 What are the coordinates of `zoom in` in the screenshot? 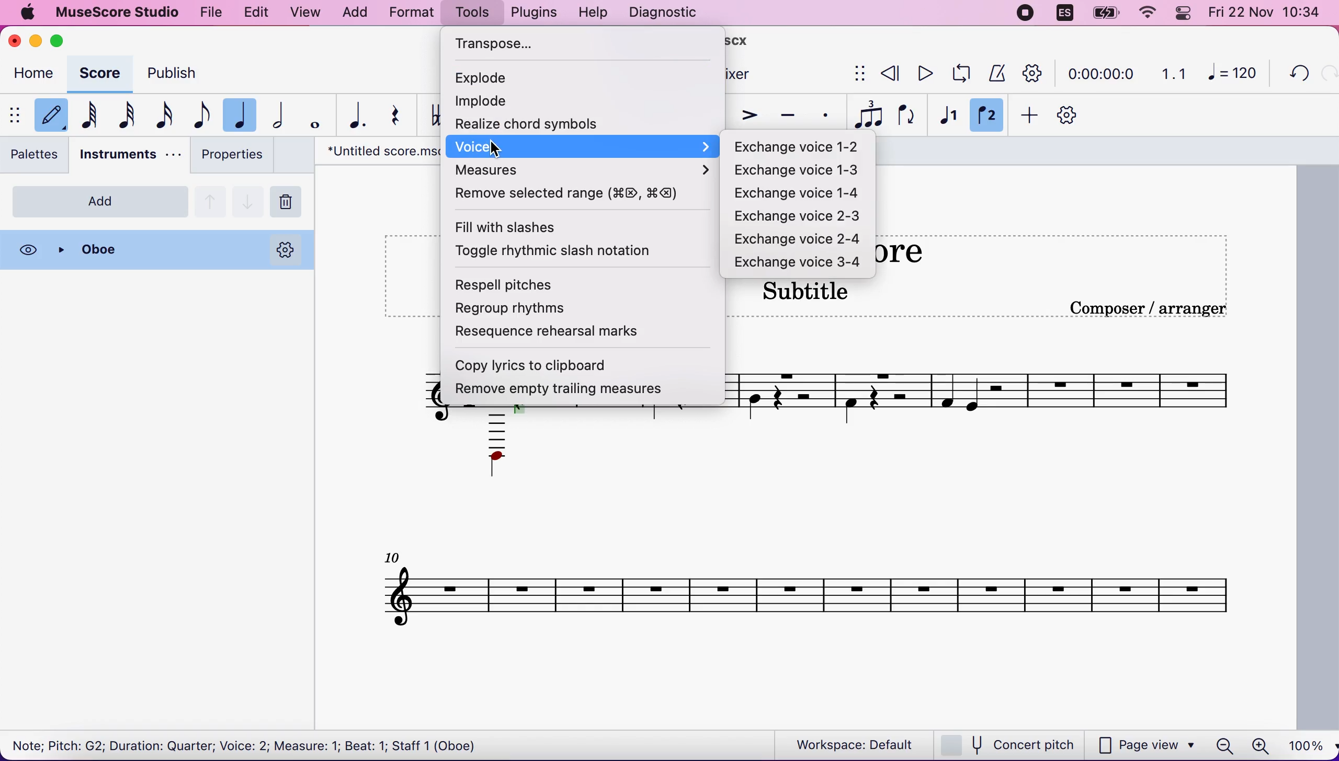 It's located at (1261, 744).